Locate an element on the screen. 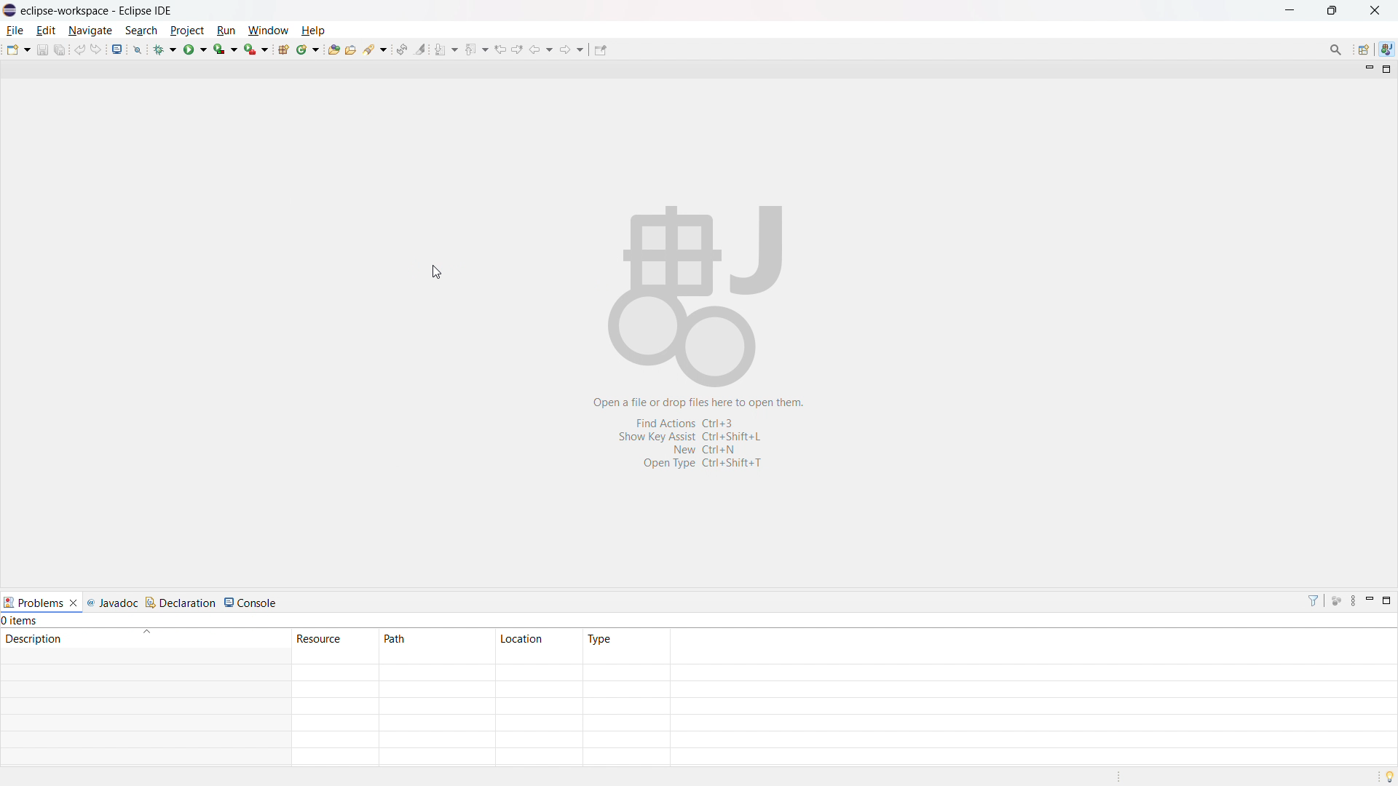  minimize is located at coordinates (1367, 68).